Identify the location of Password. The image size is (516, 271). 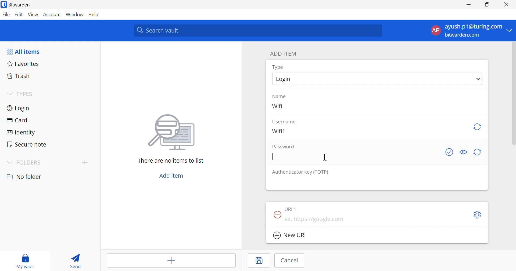
(285, 146).